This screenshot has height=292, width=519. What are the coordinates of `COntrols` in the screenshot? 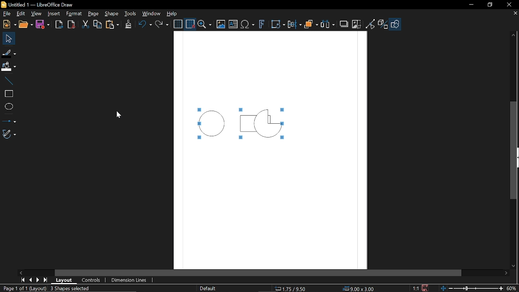 It's located at (93, 280).